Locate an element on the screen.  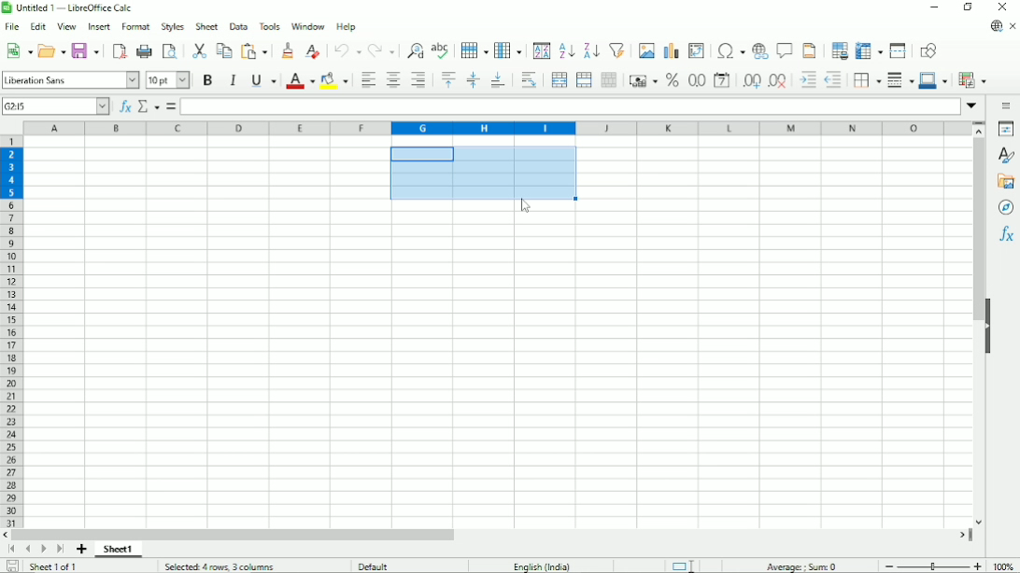
Language is located at coordinates (545, 565).